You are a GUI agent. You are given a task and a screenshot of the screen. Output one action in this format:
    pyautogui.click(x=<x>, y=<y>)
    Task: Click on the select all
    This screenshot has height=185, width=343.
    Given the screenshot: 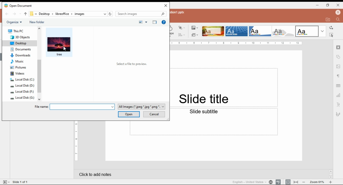 What is the action you would take?
    pyautogui.click(x=331, y=34)
    